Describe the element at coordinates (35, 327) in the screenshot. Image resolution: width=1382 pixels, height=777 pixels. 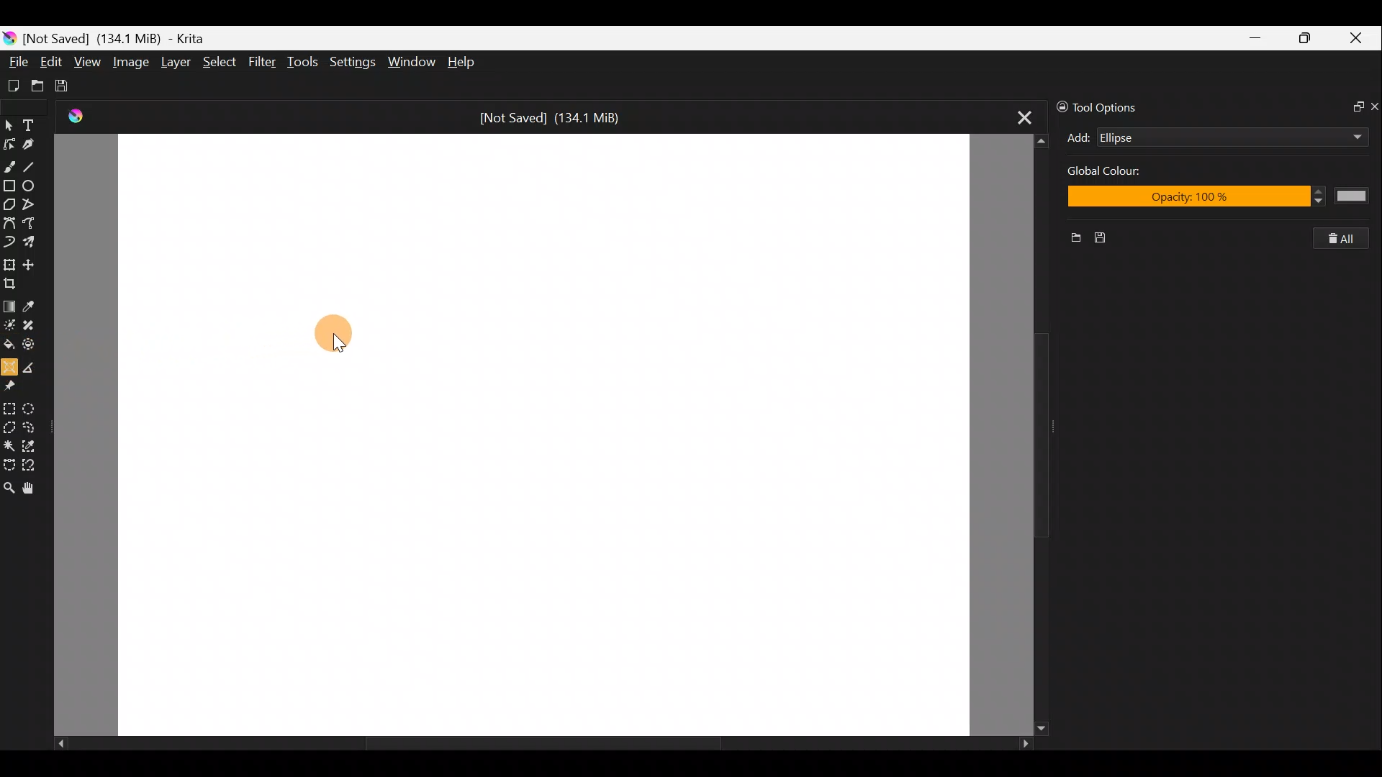
I see `Smart patch tool` at that location.